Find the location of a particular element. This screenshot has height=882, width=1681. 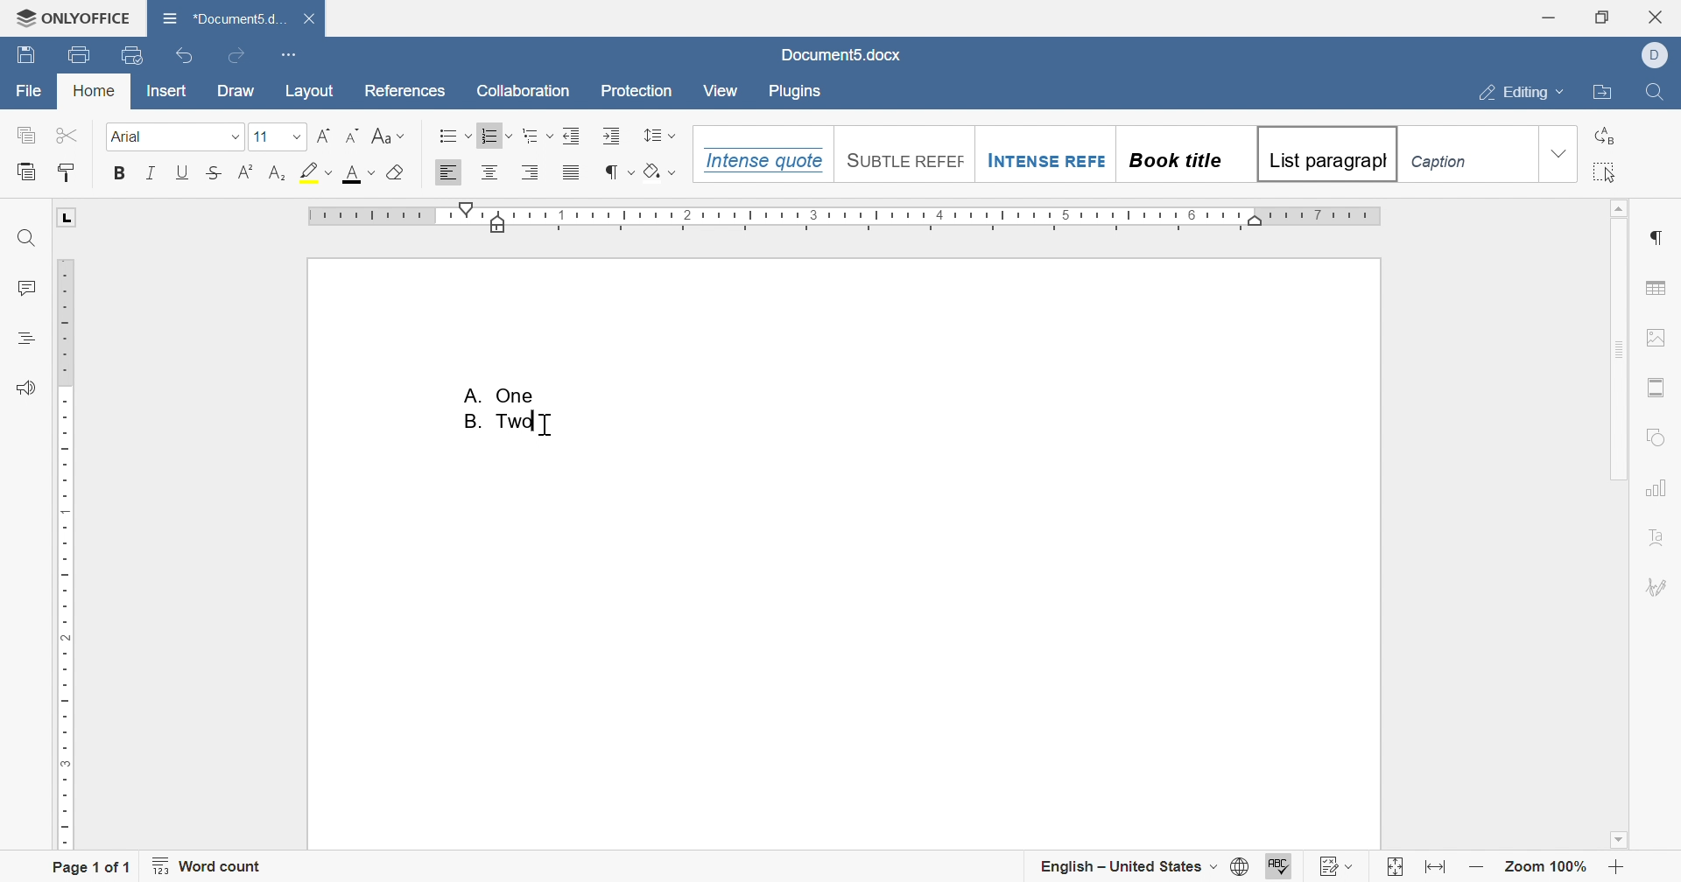

drop down is located at coordinates (299, 136).